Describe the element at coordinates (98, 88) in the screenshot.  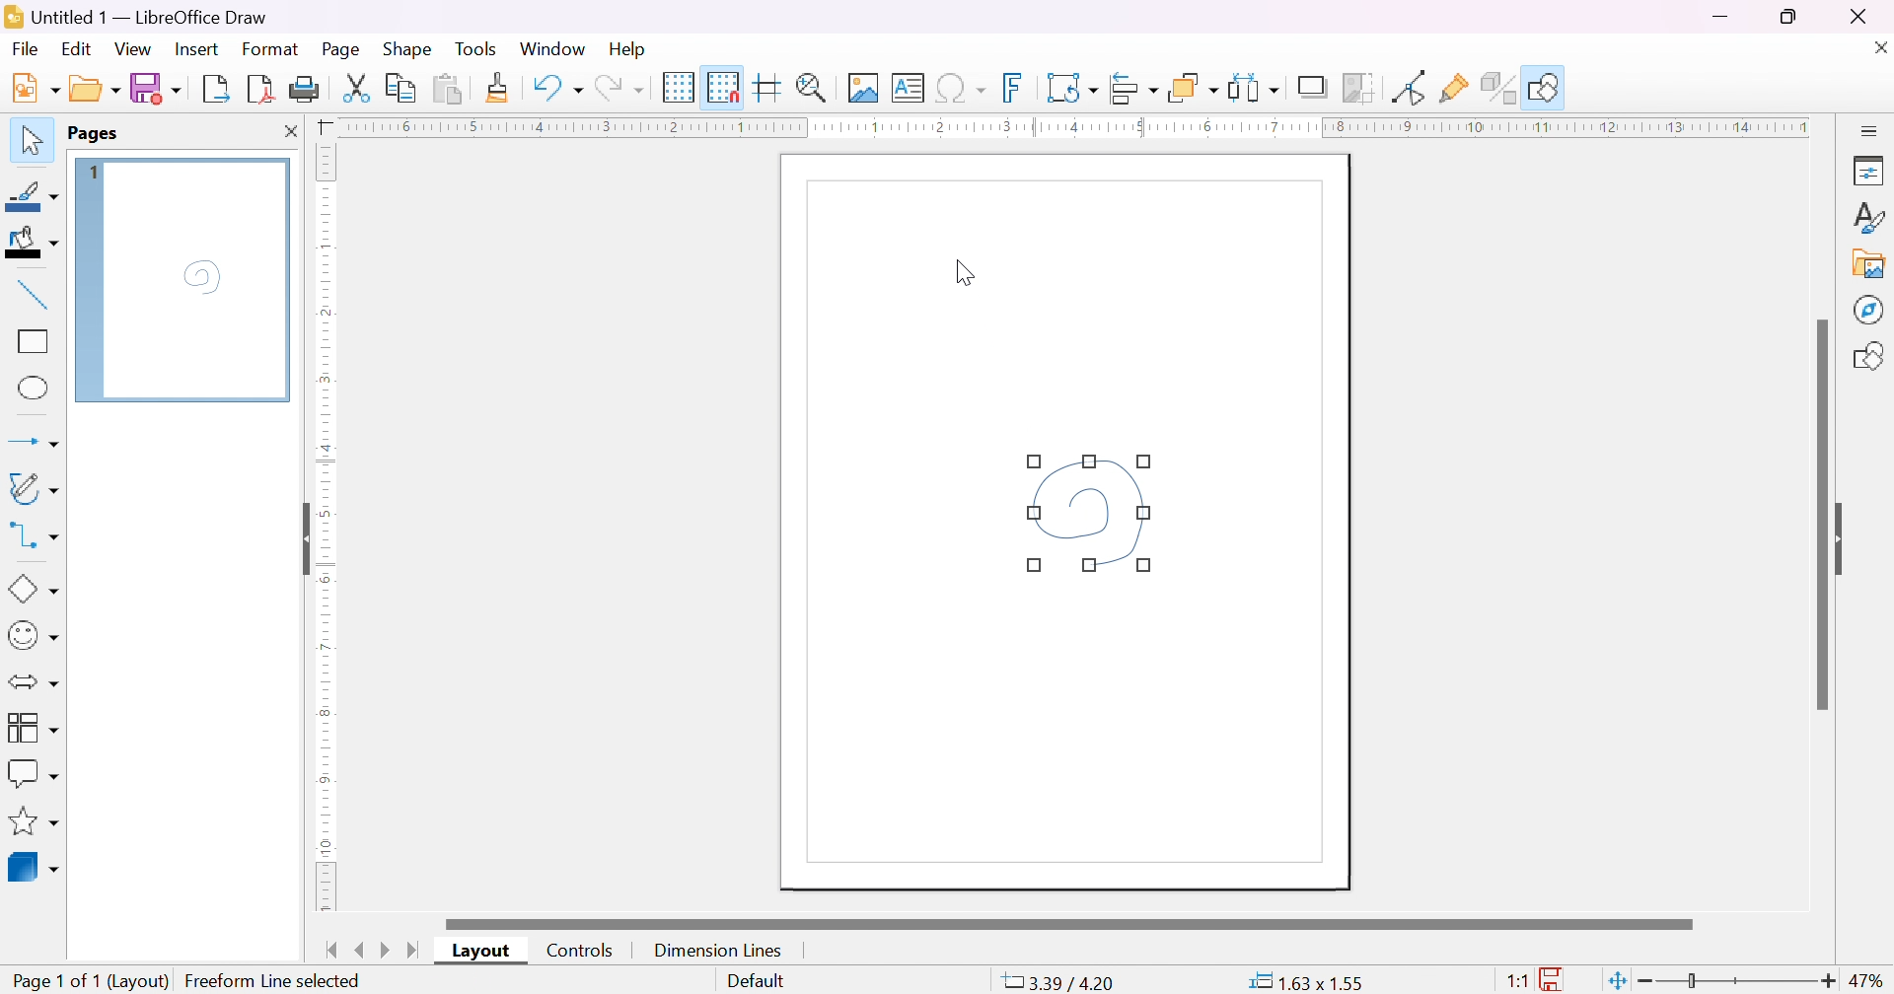
I see `open` at that location.